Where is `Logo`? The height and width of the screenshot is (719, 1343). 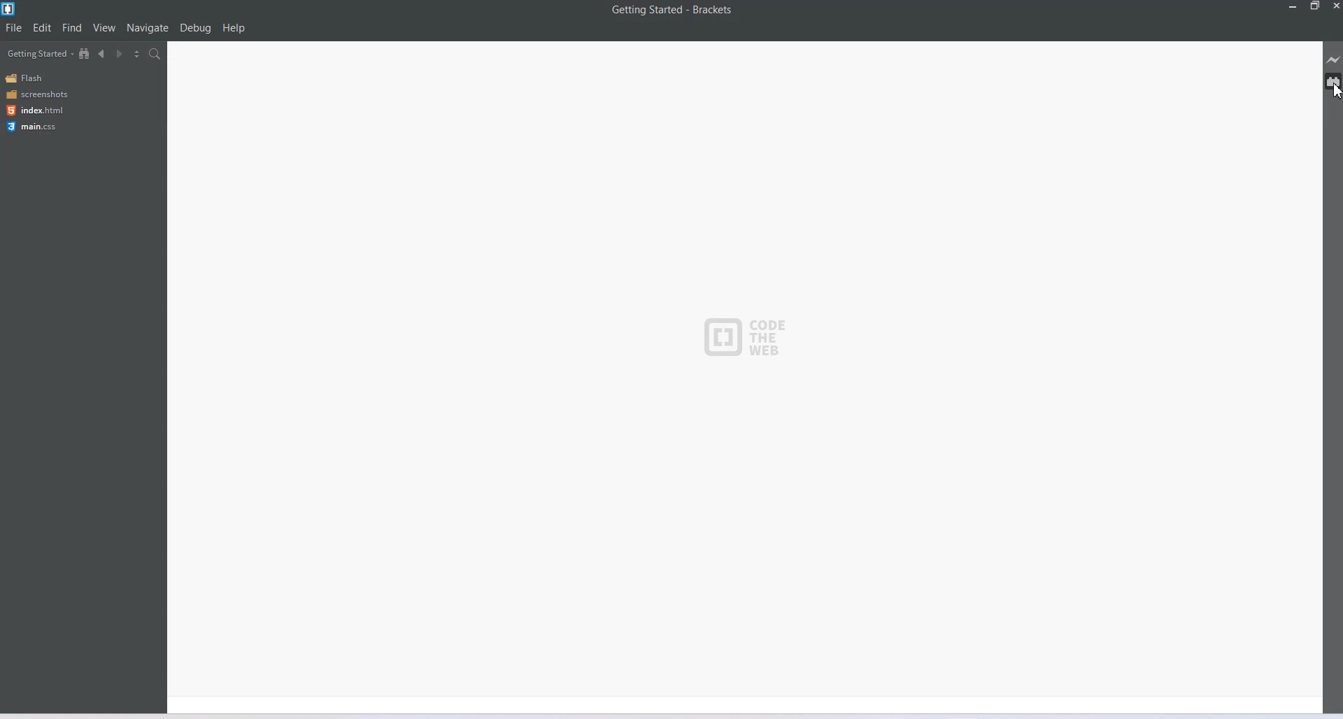
Logo is located at coordinates (746, 334).